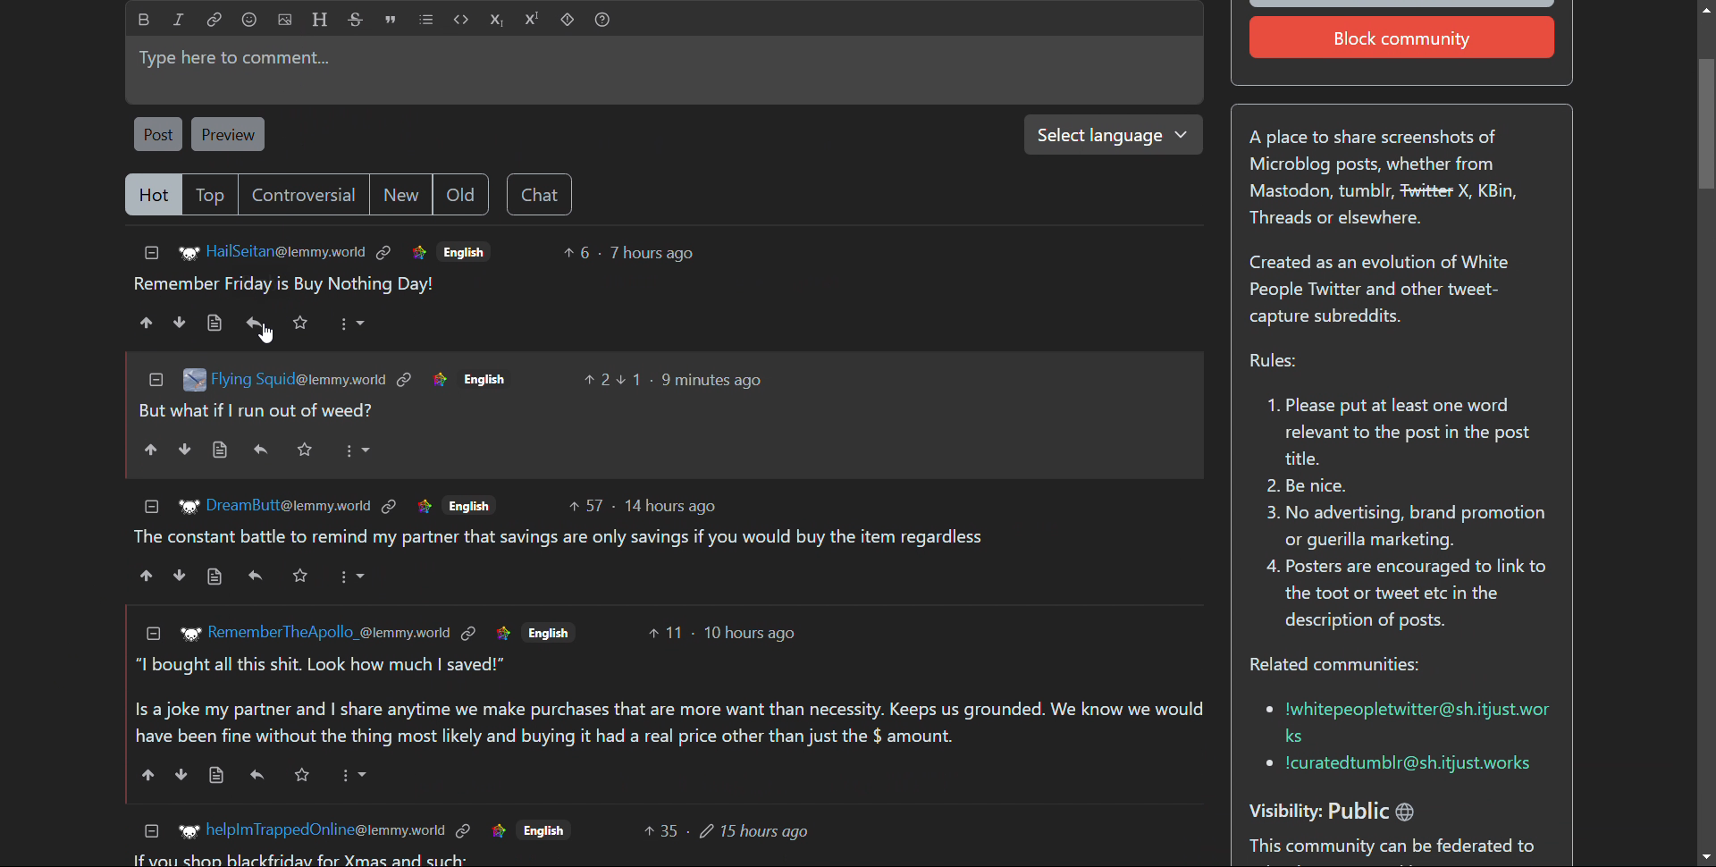 Image resolution: width=1716 pixels, height=867 pixels. Describe the element at coordinates (1394, 433) in the screenshot. I see `1. Please put at least one word relevant to the post in the post title.` at that location.